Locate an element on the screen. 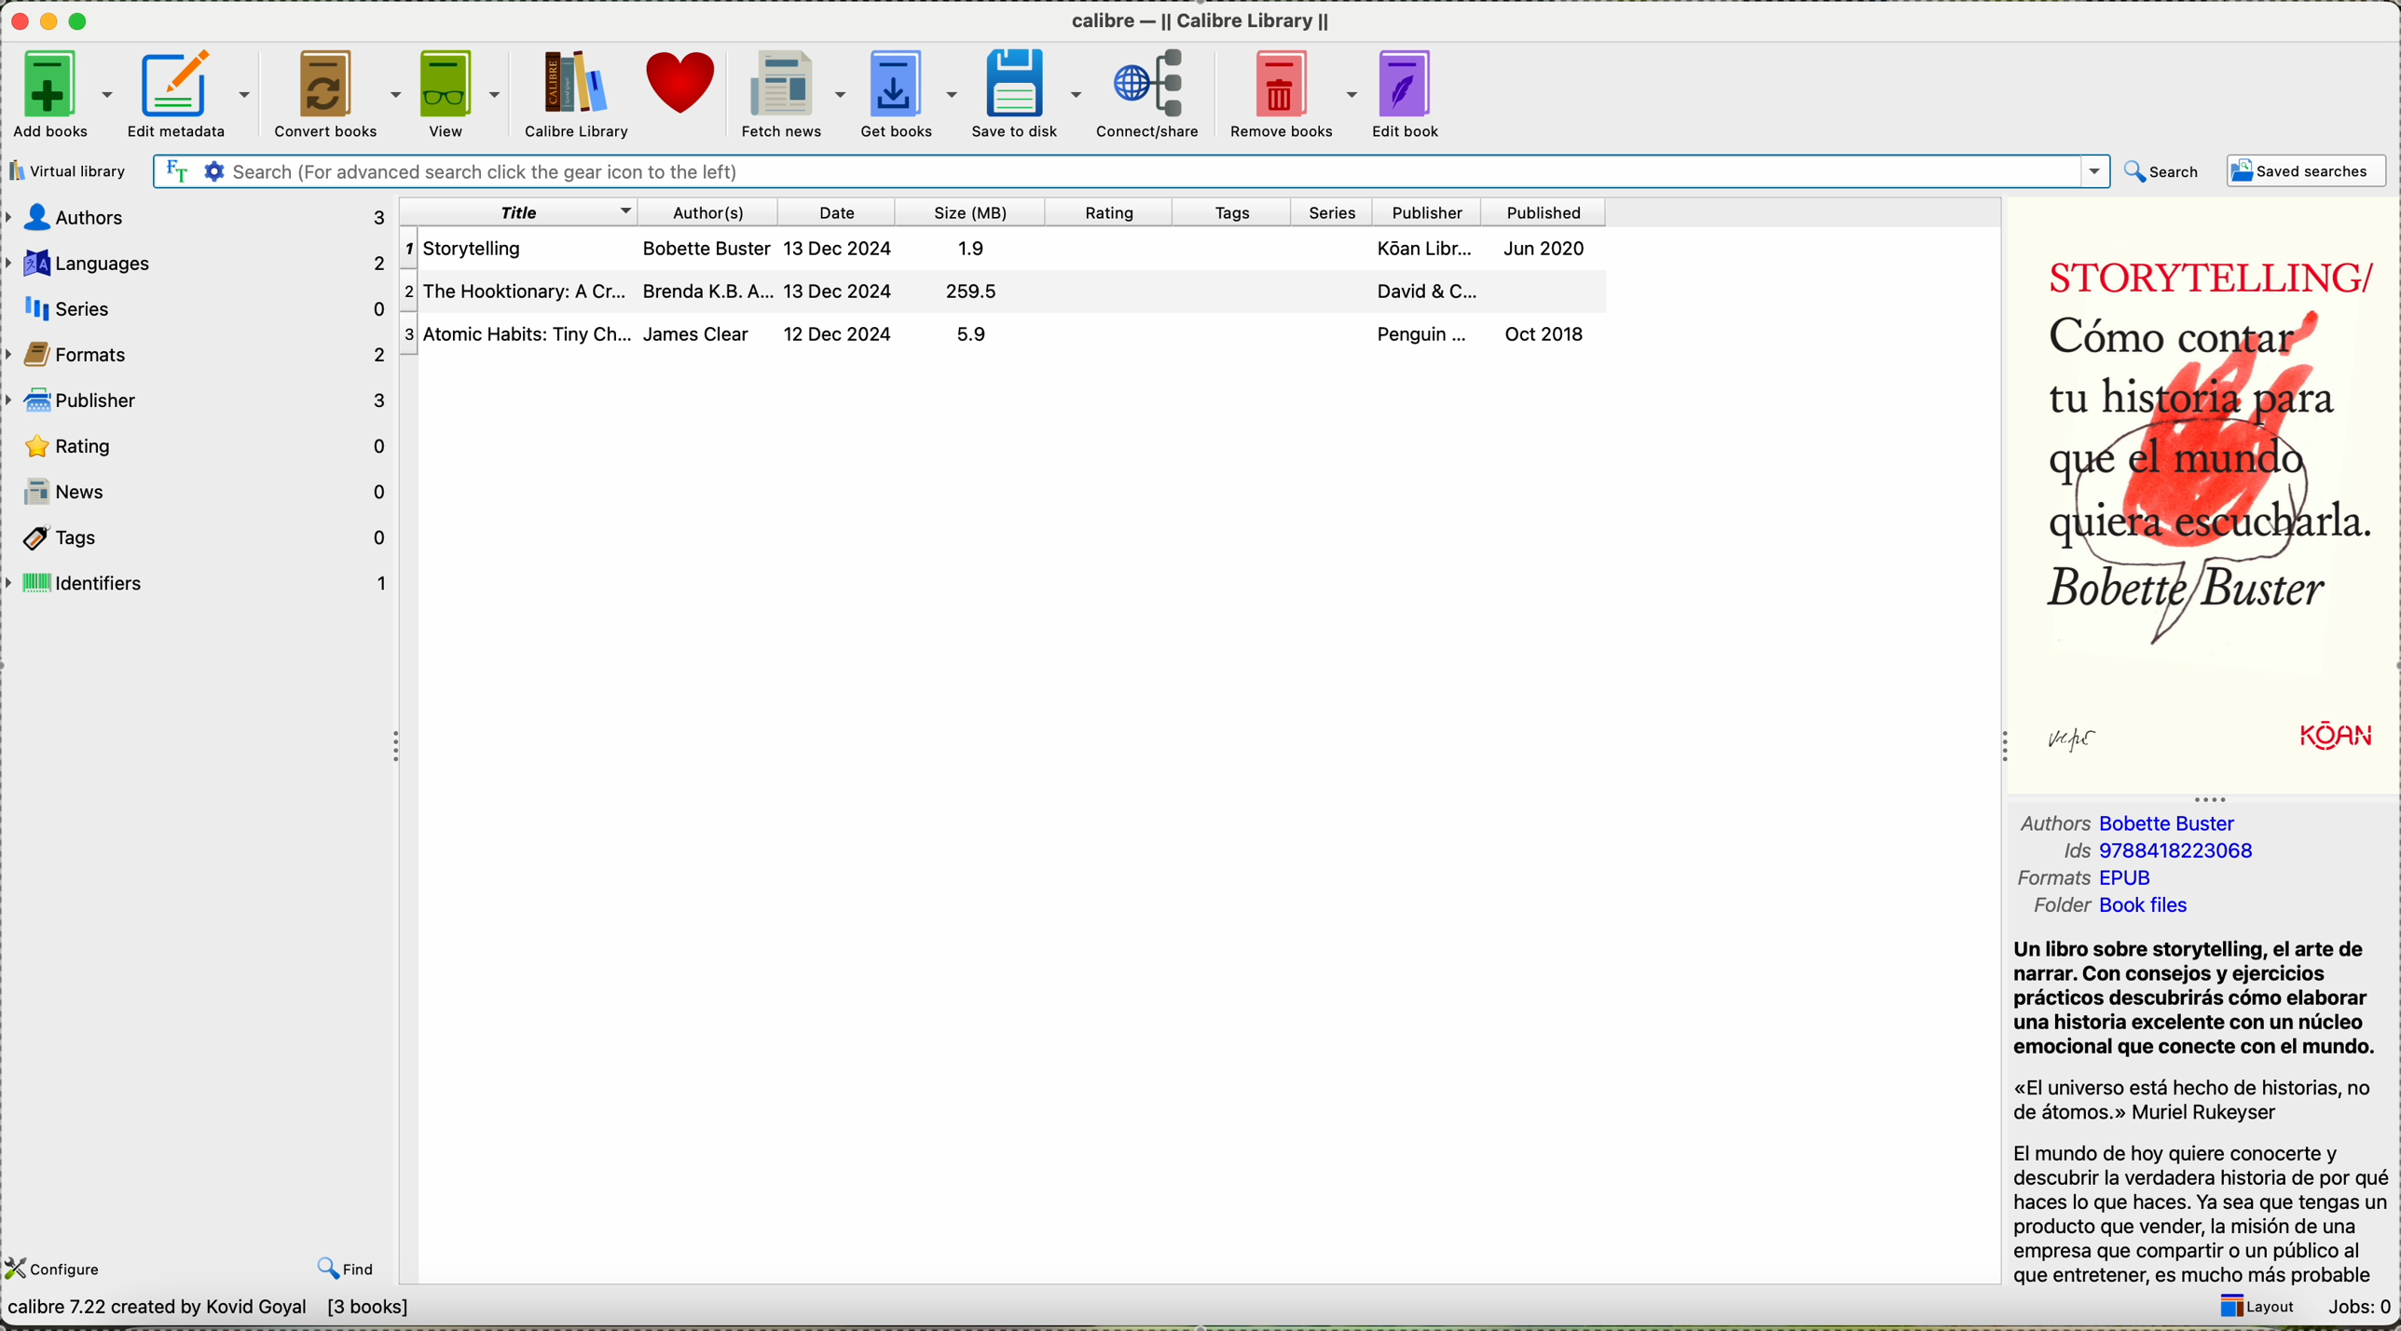 This screenshot has height=1331, width=2401. folder Book files is located at coordinates (2056, 909).